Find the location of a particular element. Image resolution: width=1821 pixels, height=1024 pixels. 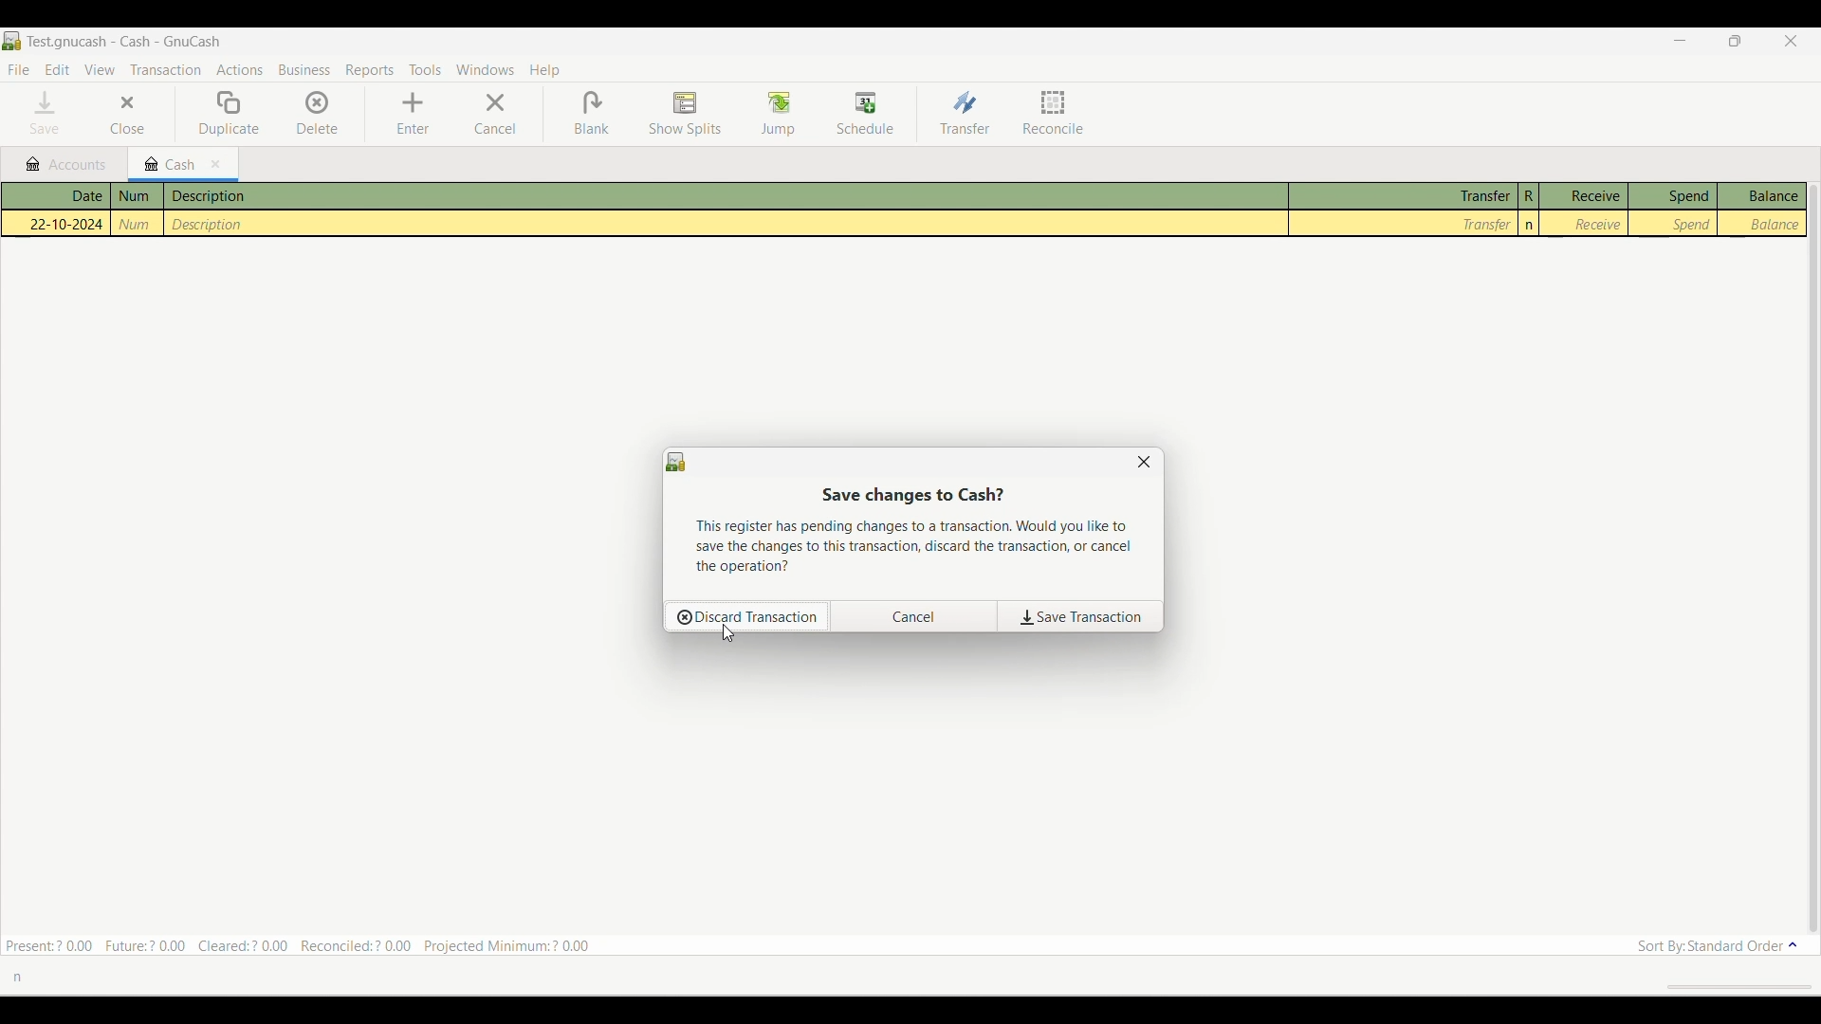

View is located at coordinates (100, 69).